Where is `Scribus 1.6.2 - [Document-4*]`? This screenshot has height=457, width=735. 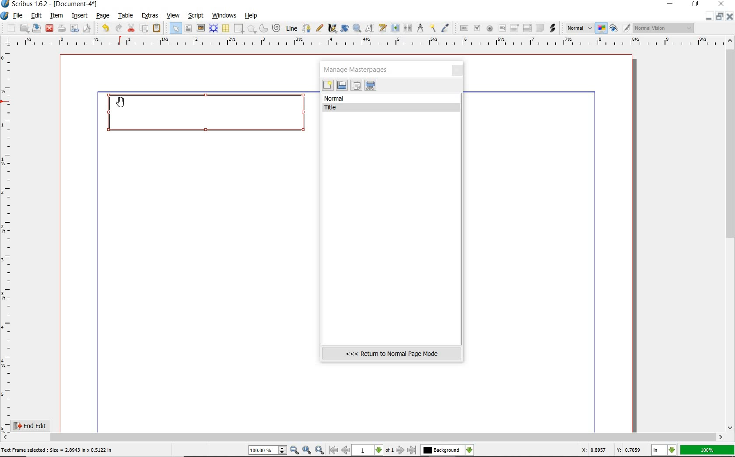
Scribus 1.6.2 - [Document-4*] is located at coordinates (50, 4).